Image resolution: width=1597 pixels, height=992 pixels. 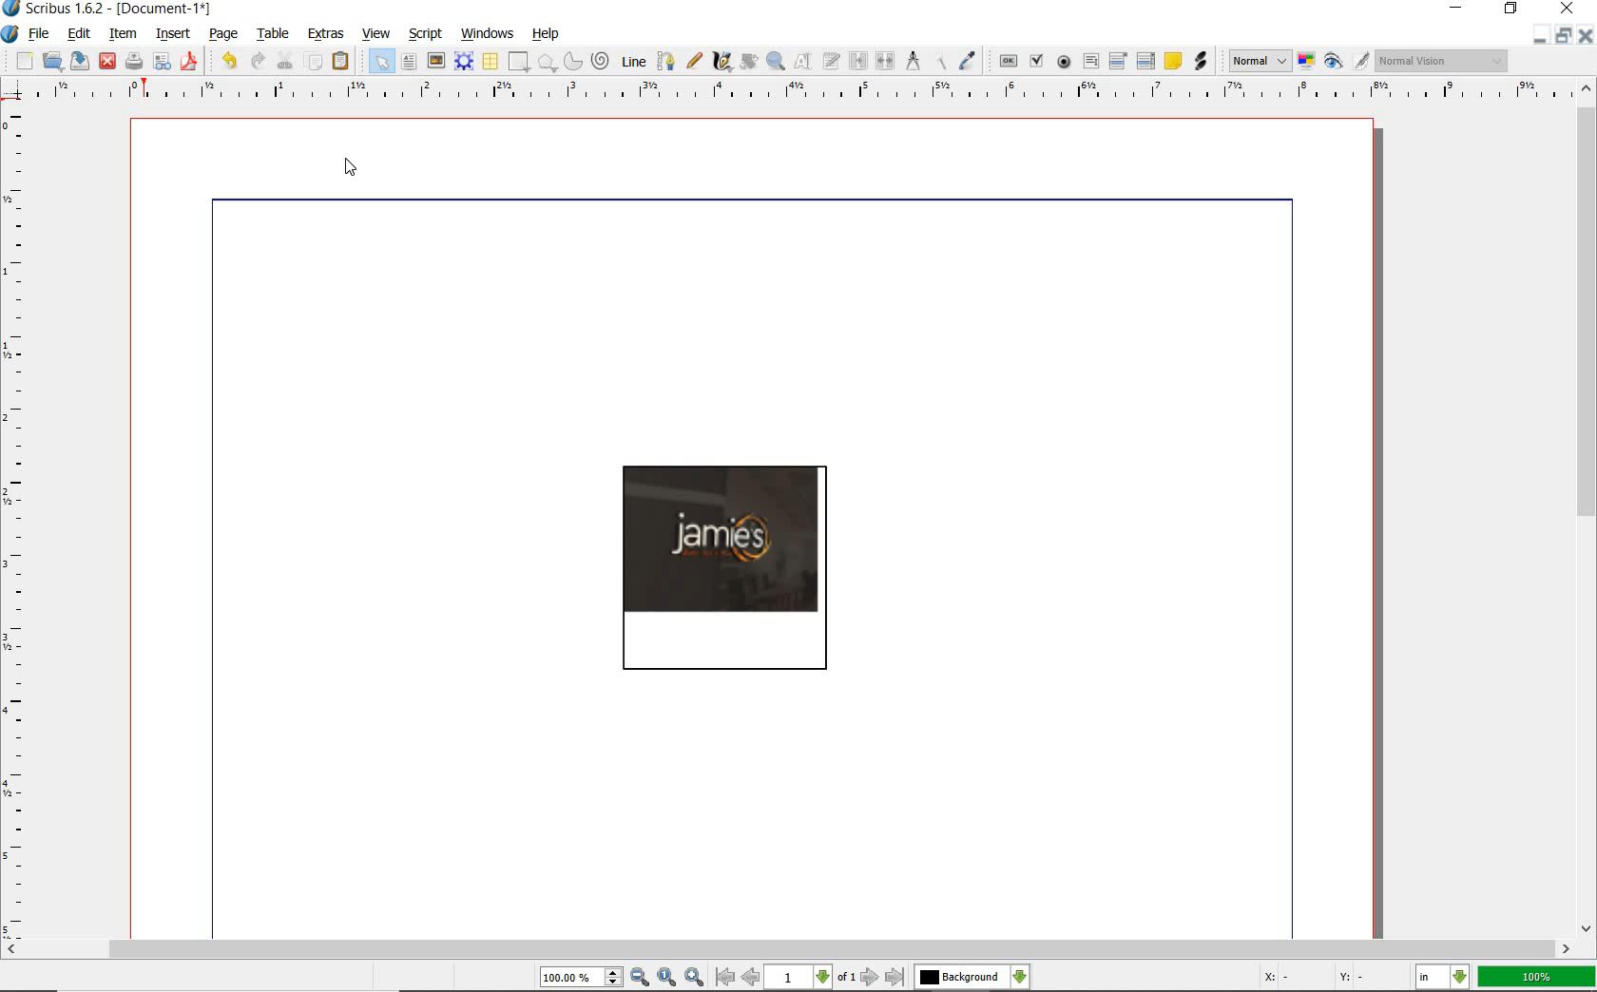 I want to click on scrollbar, so click(x=790, y=948).